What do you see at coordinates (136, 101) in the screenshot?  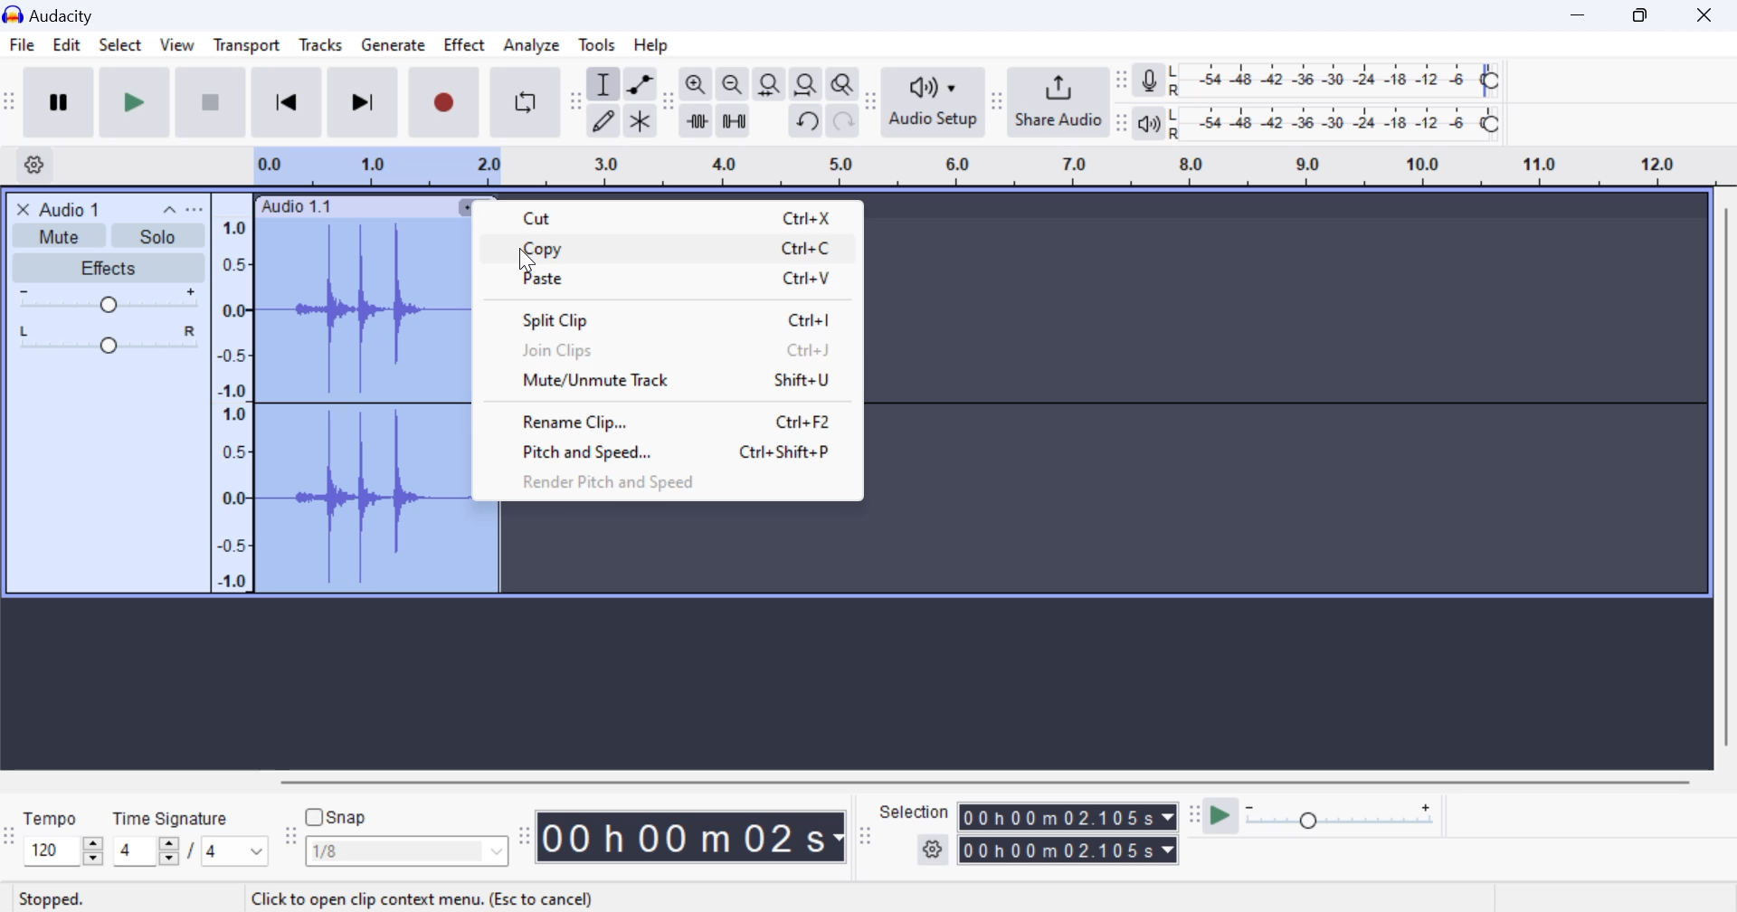 I see `Play` at bounding box center [136, 101].